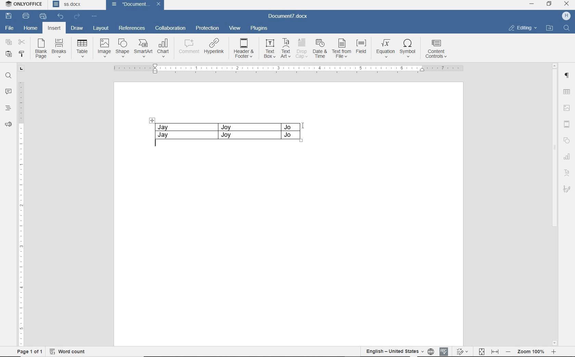  I want to click on PAGE 1 OF 1, so click(30, 351).